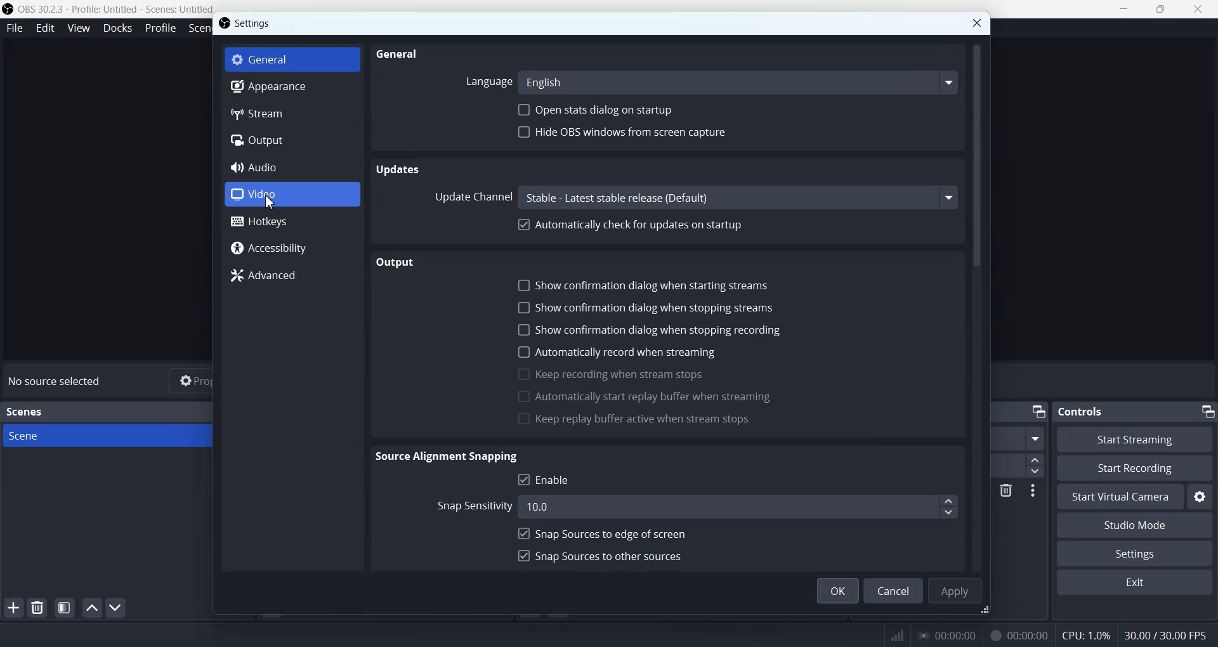 The image size is (1218, 647). Describe the element at coordinates (1087, 411) in the screenshot. I see `Controls` at that location.